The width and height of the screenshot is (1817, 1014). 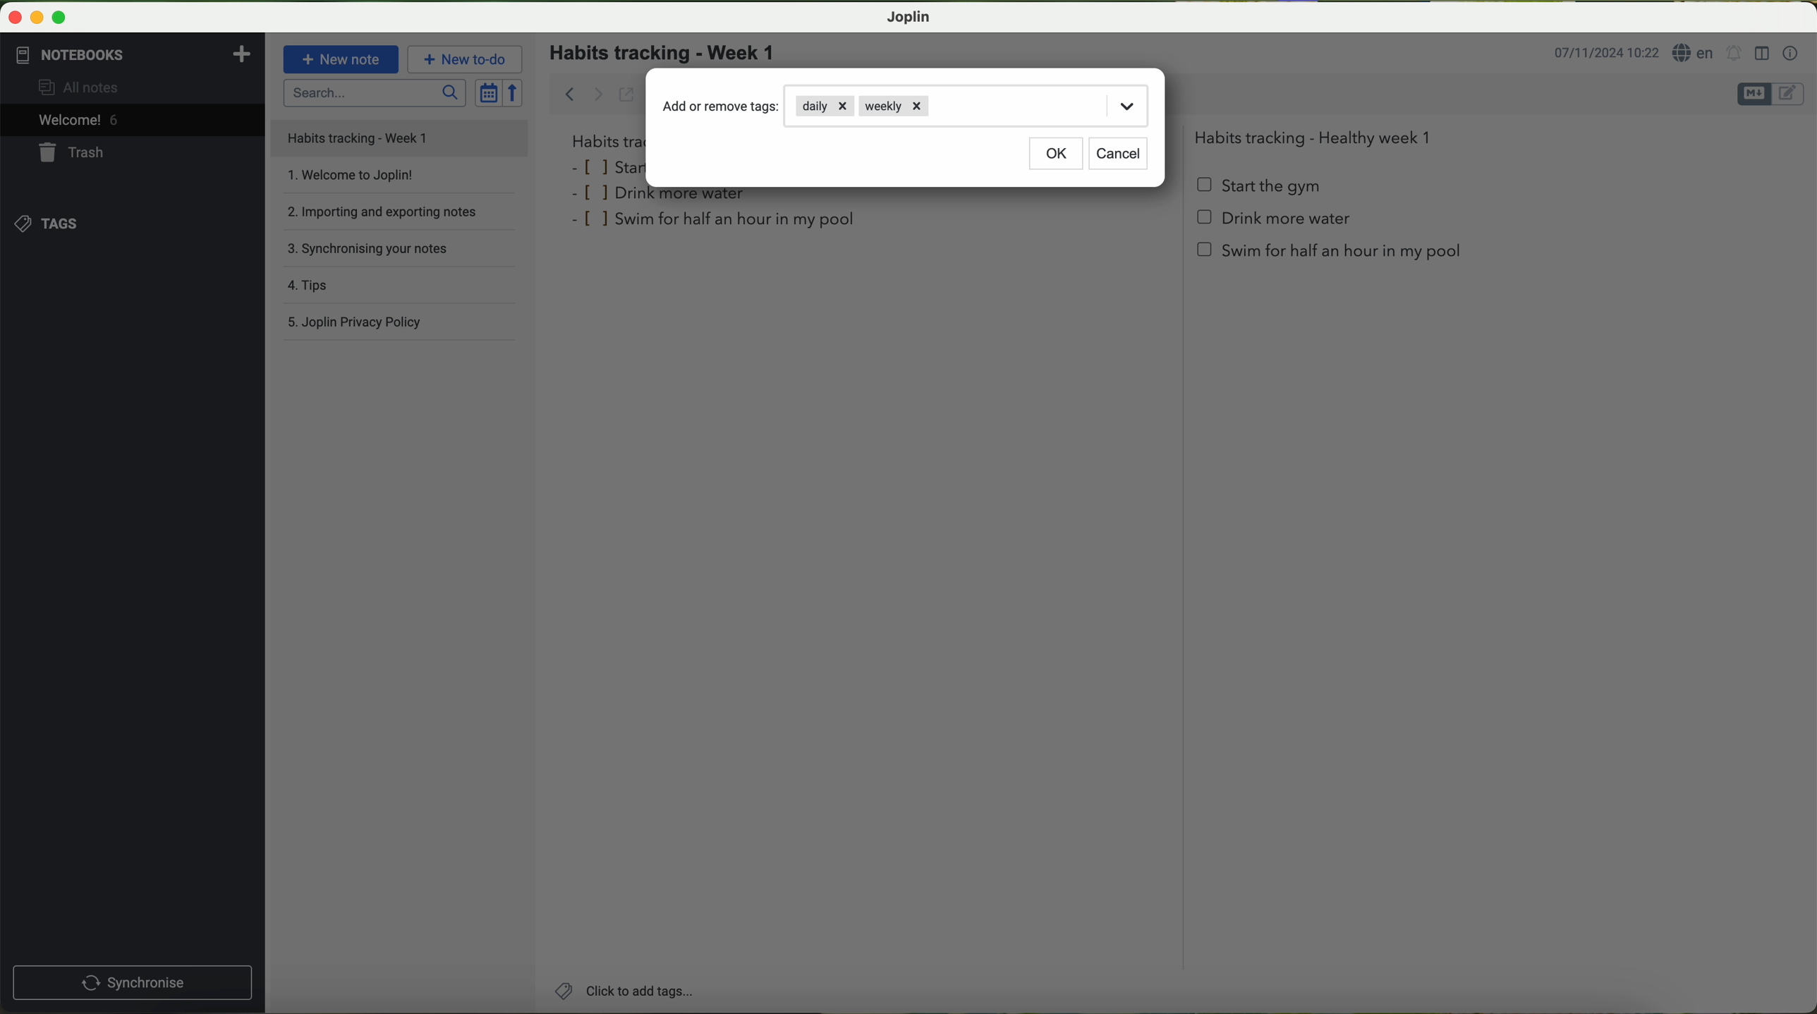 What do you see at coordinates (47, 224) in the screenshot?
I see `tags` at bounding box center [47, 224].